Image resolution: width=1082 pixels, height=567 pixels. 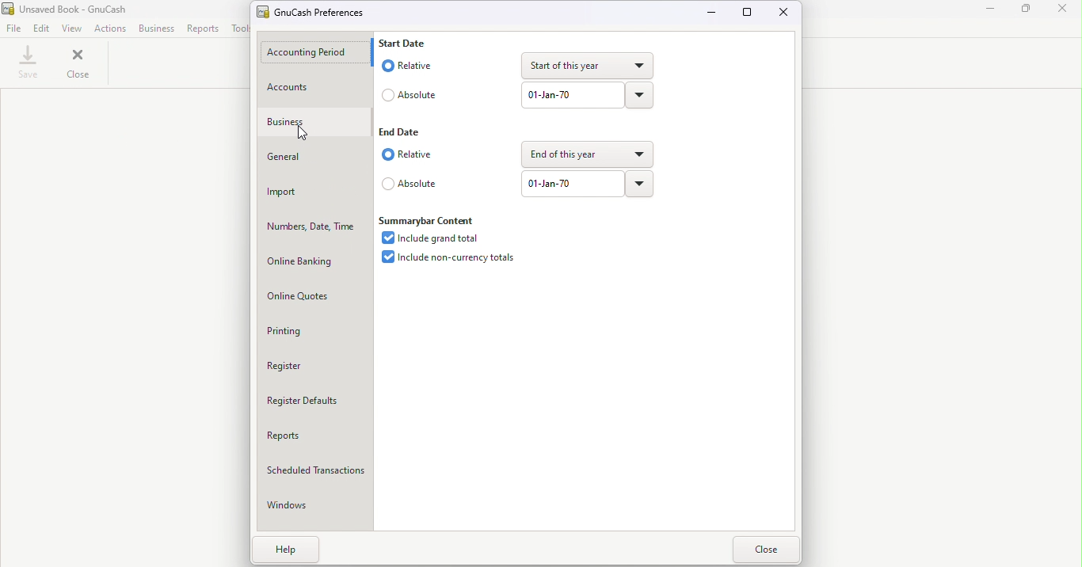 I want to click on Drop down, so click(x=640, y=95).